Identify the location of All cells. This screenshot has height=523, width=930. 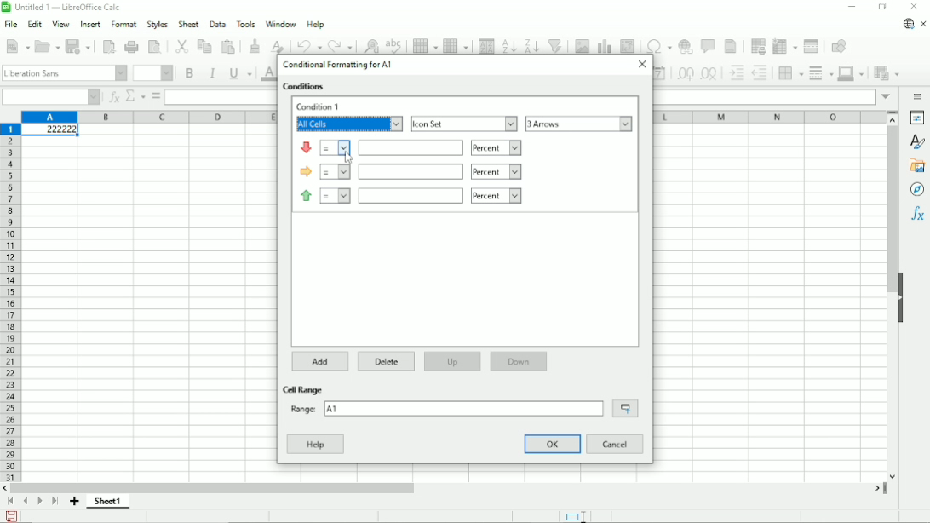
(348, 124).